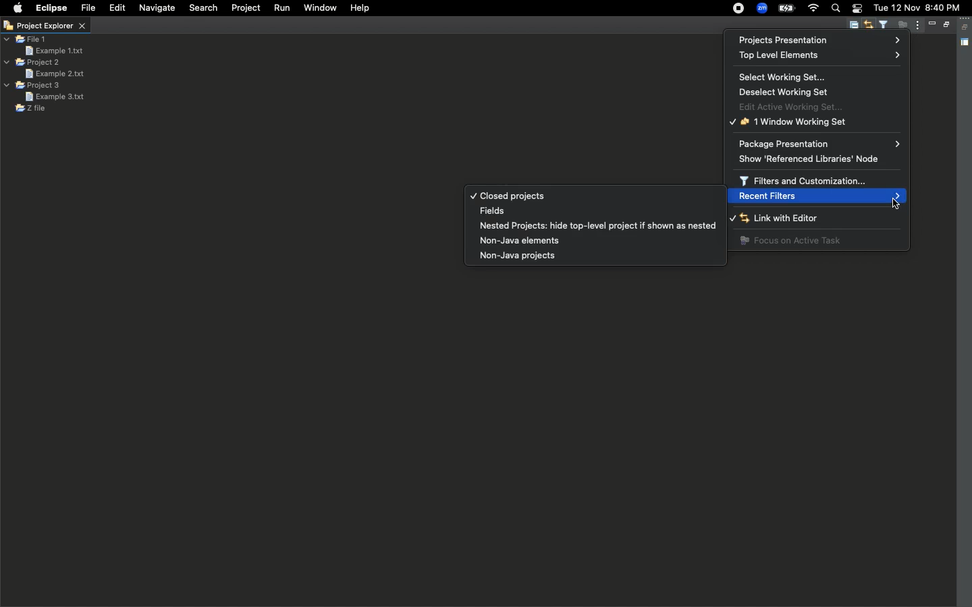 Image resolution: width=972 pixels, height=607 pixels. What do you see at coordinates (819, 143) in the screenshot?
I see `Packaging presentation` at bounding box center [819, 143].